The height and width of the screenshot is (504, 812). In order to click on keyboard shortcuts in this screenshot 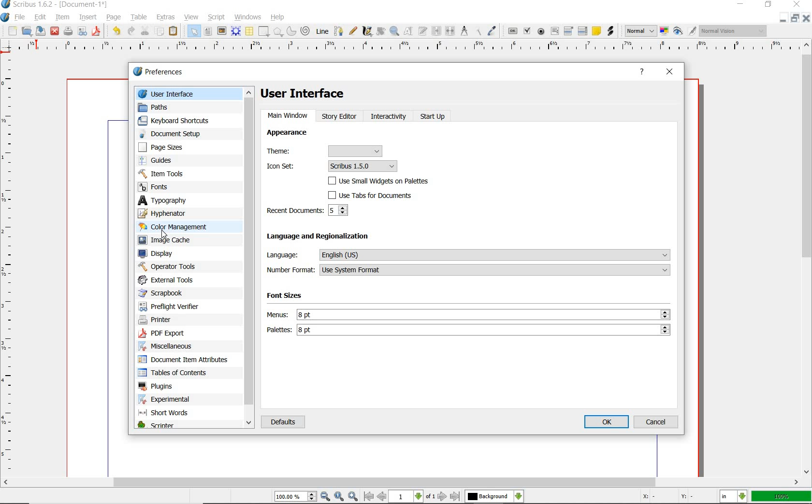, I will do `click(178, 121)`.